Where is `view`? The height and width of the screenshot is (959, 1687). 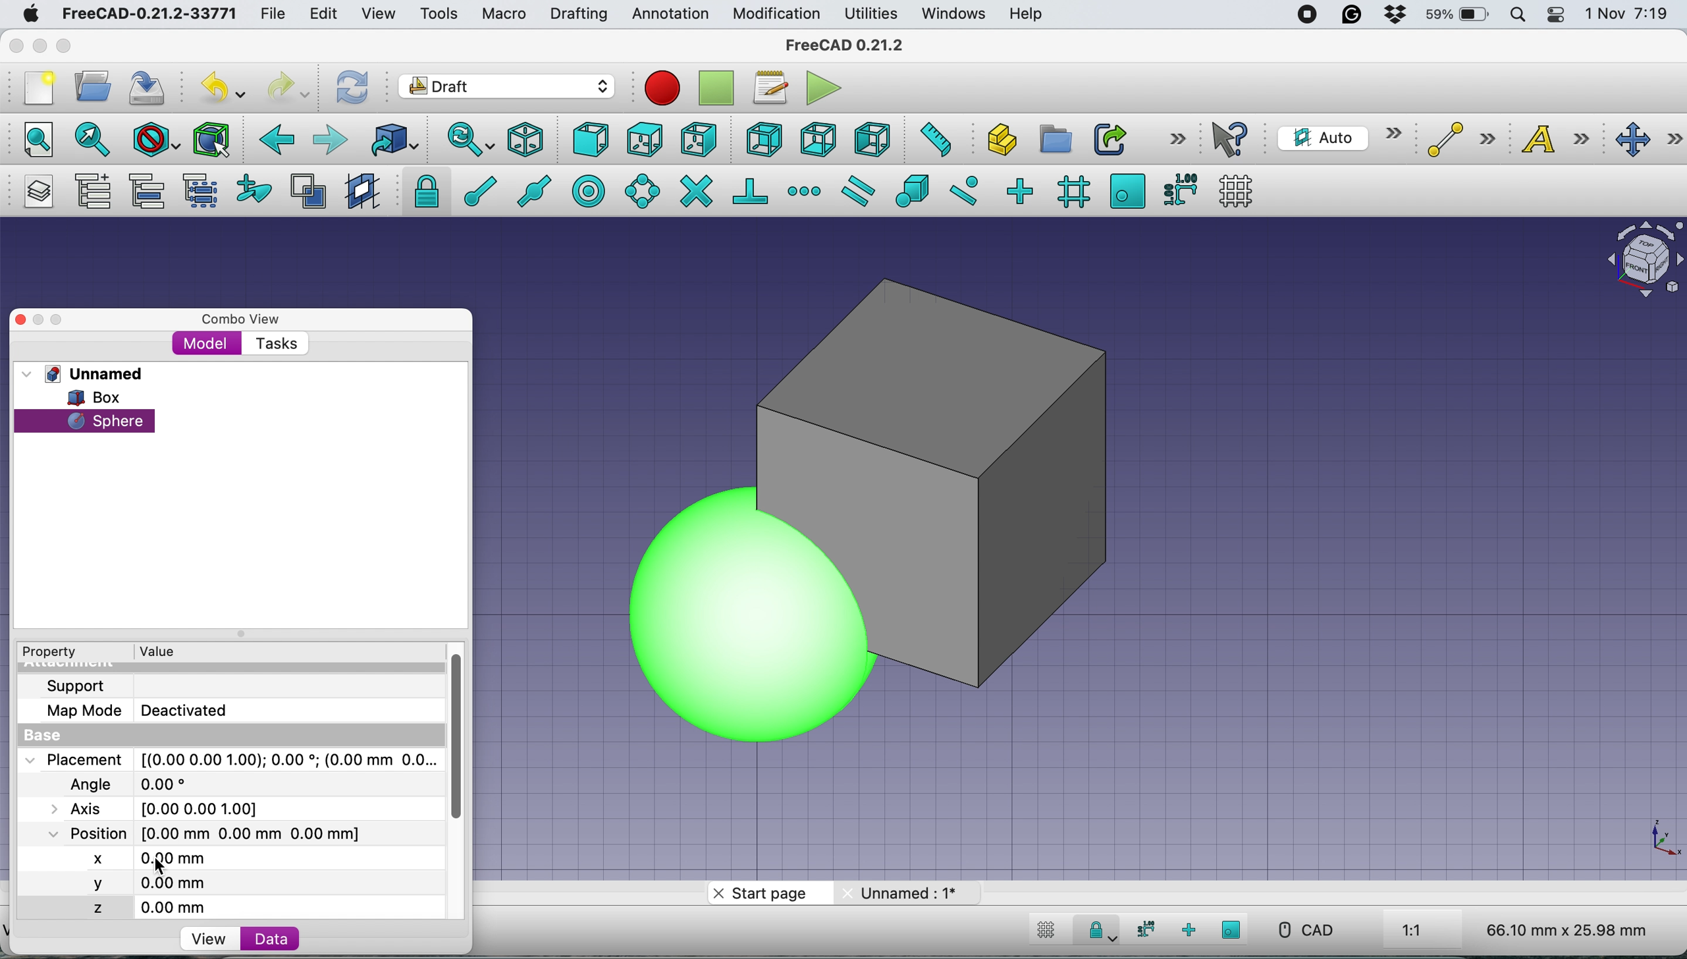 view is located at coordinates (384, 14).